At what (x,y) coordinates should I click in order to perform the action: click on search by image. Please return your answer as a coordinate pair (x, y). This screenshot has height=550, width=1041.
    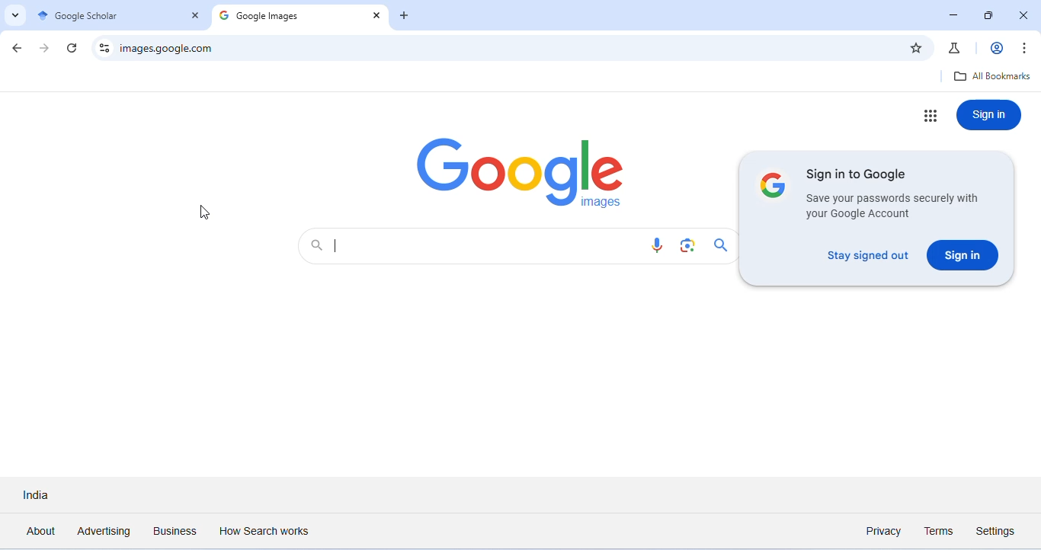
    Looking at the image, I should click on (687, 245).